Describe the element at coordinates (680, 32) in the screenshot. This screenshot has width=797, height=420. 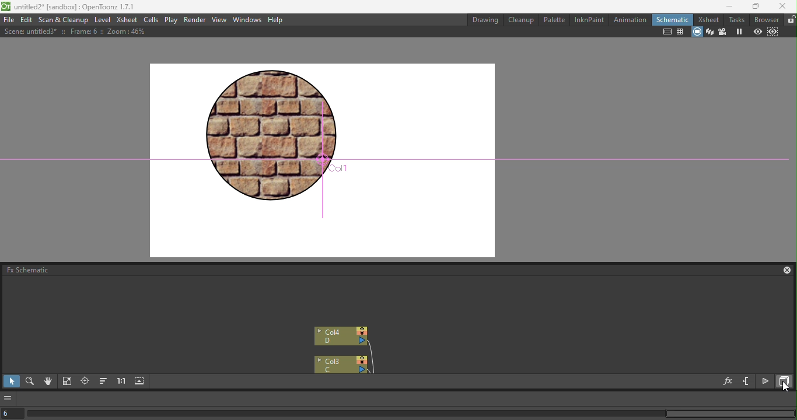
I see `Field guide` at that location.